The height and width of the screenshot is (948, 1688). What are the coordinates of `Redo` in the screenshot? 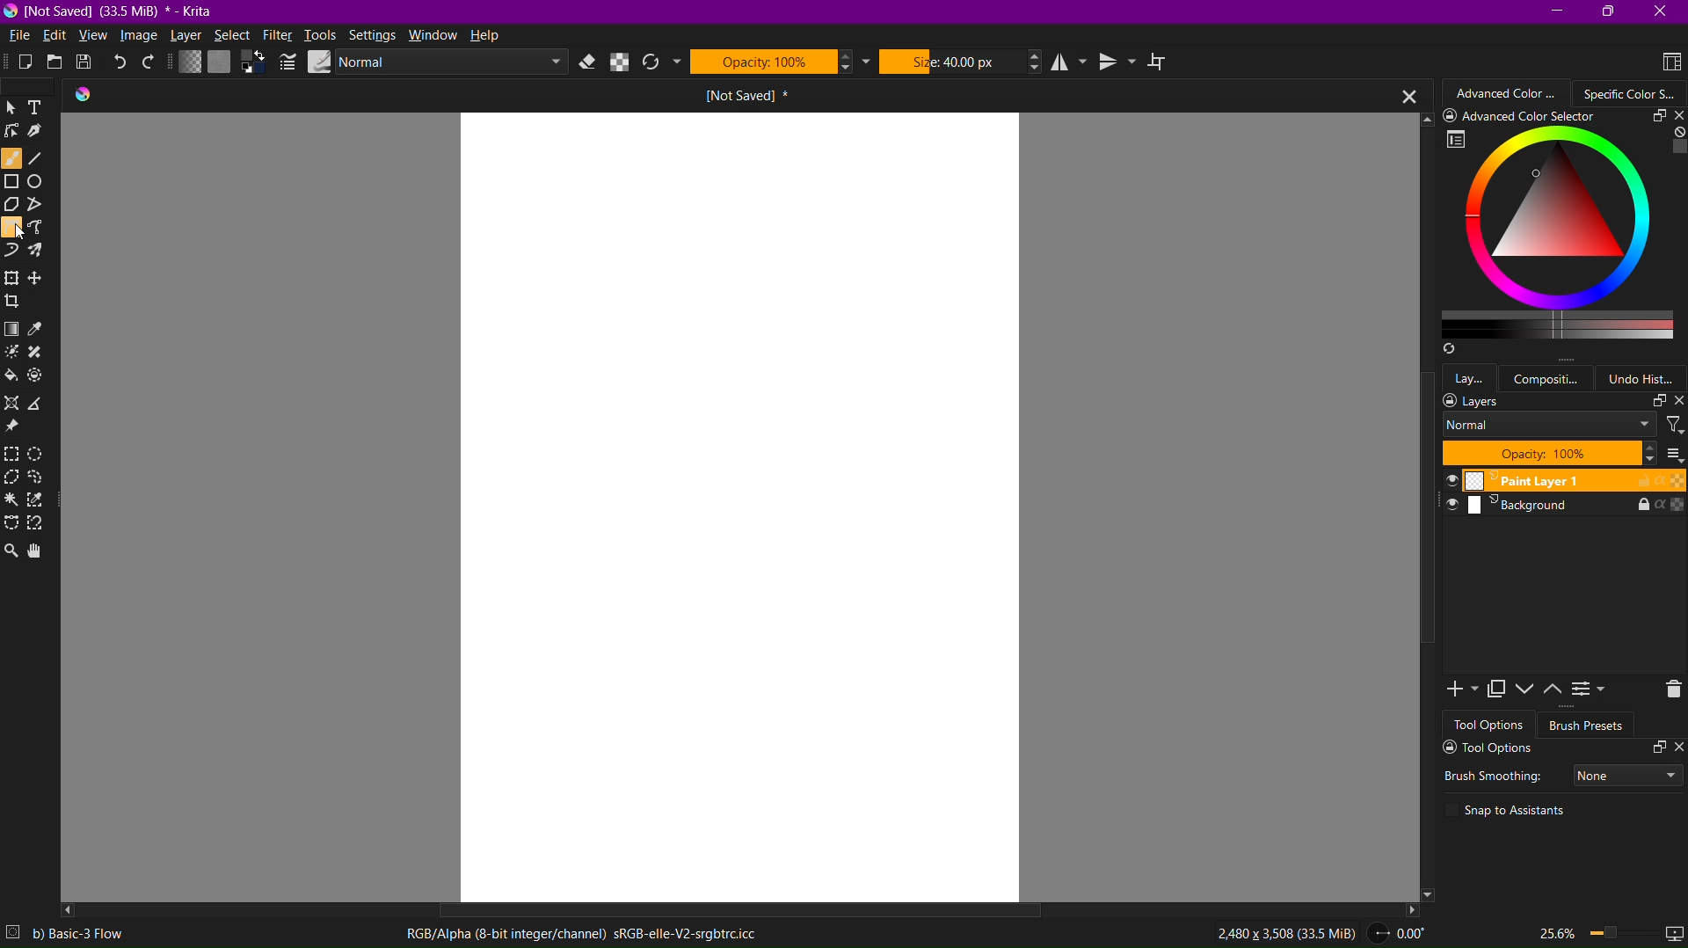 It's located at (151, 63).